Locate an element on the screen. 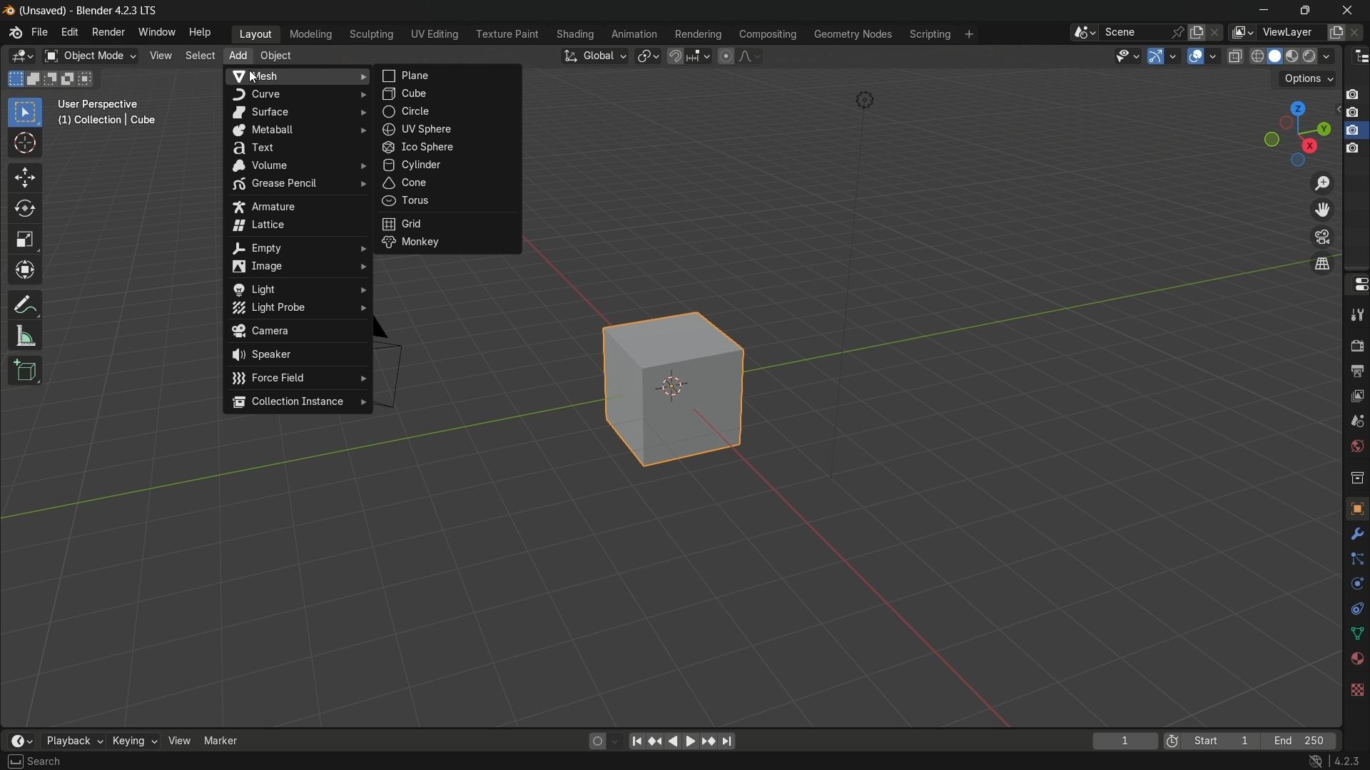 Image resolution: width=1370 pixels, height=770 pixels. auto keyframe is located at coordinates (614, 741).